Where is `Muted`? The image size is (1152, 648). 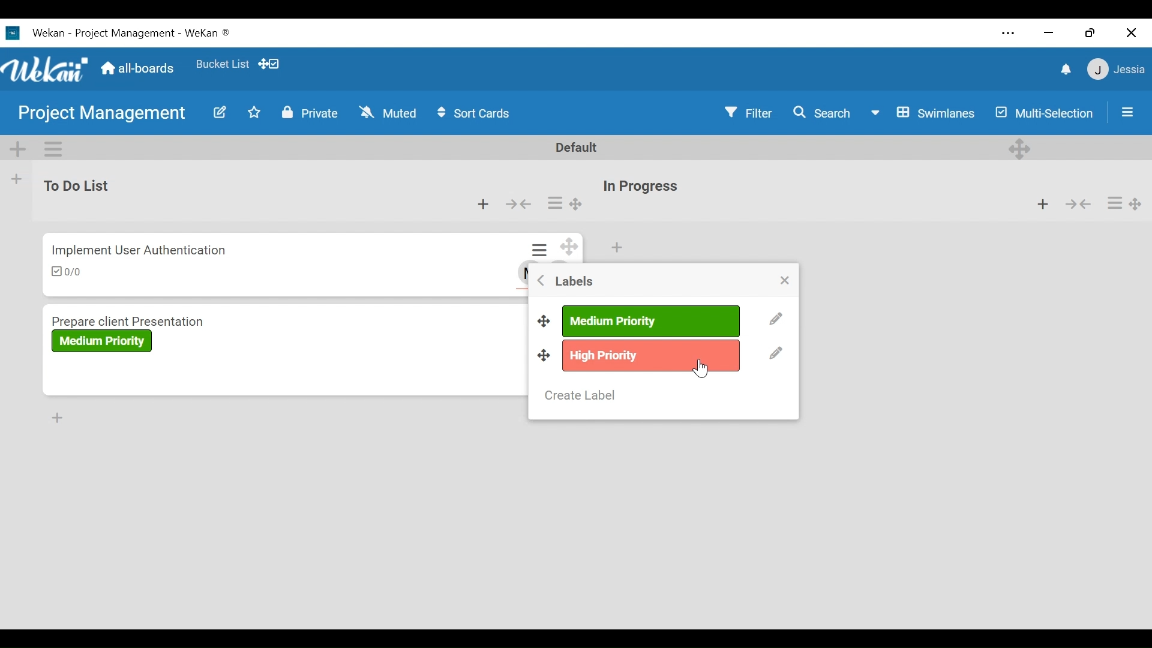
Muted is located at coordinates (388, 112).